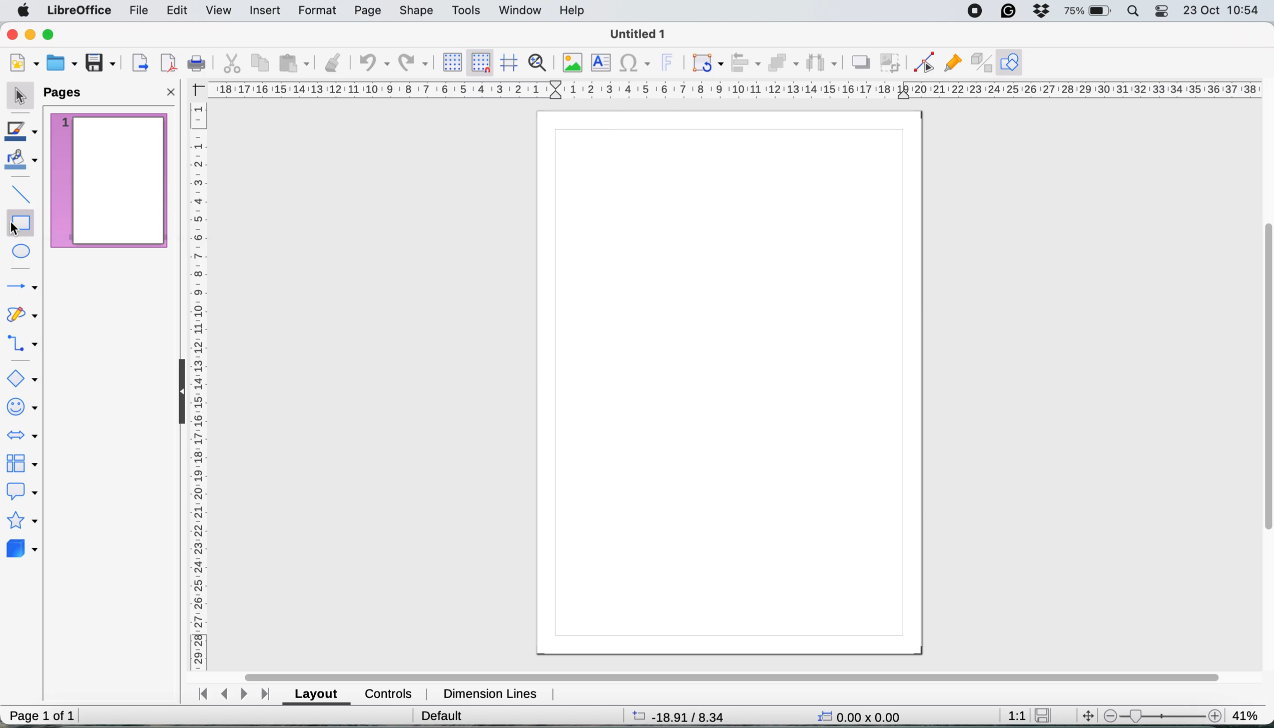 This screenshot has height=728, width=1274. I want to click on navigate between sheets, so click(237, 694).